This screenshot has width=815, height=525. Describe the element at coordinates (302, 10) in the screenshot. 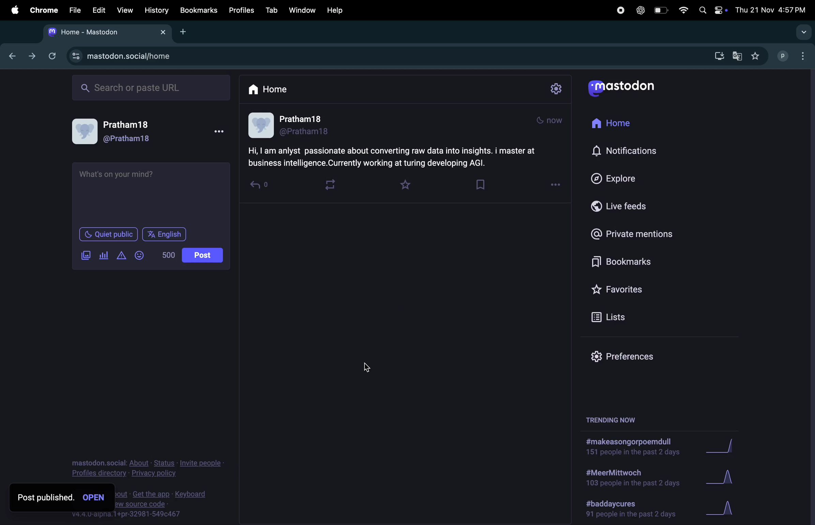

I see `window` at that location.